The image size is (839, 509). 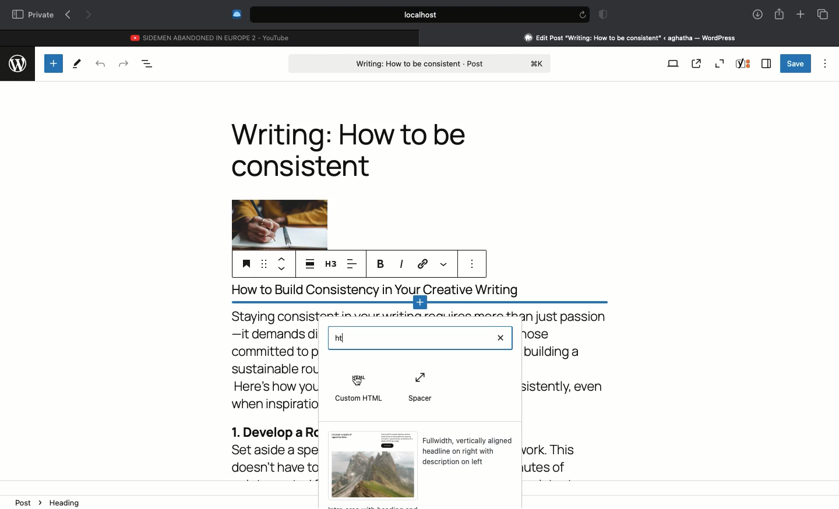 I want to click on Save, so click(x=796, y=63).